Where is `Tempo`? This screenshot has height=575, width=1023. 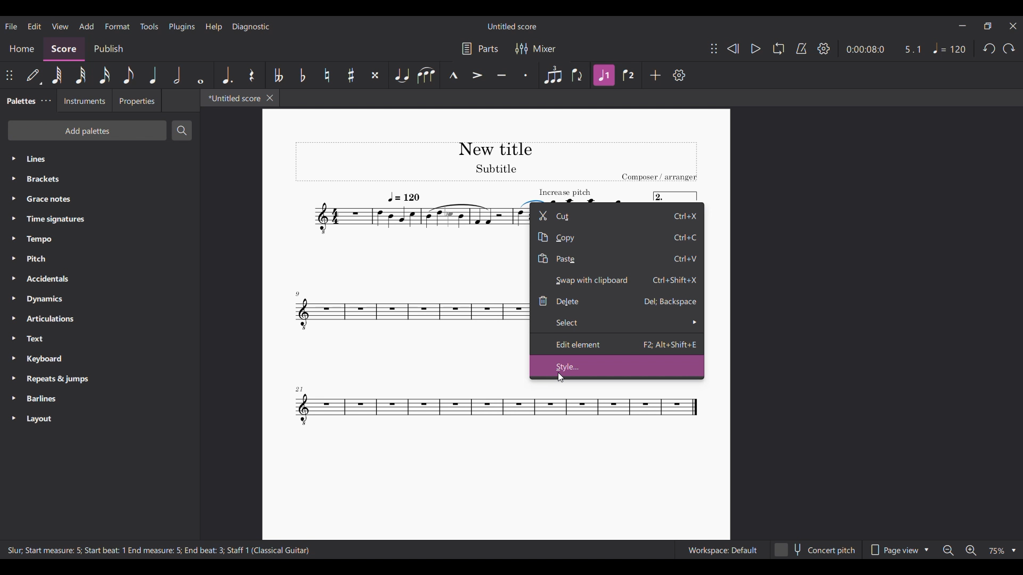 Tempo is located at coordinates (100, 240).